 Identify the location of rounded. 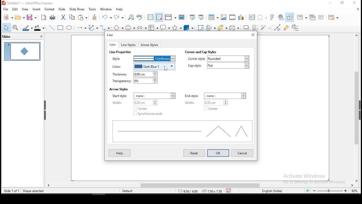
(227, 58).